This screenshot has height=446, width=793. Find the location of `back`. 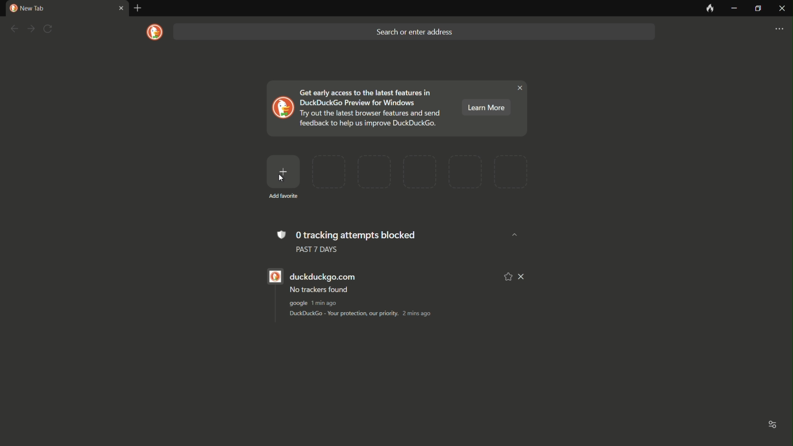

back is located at coordinates (14, 29).